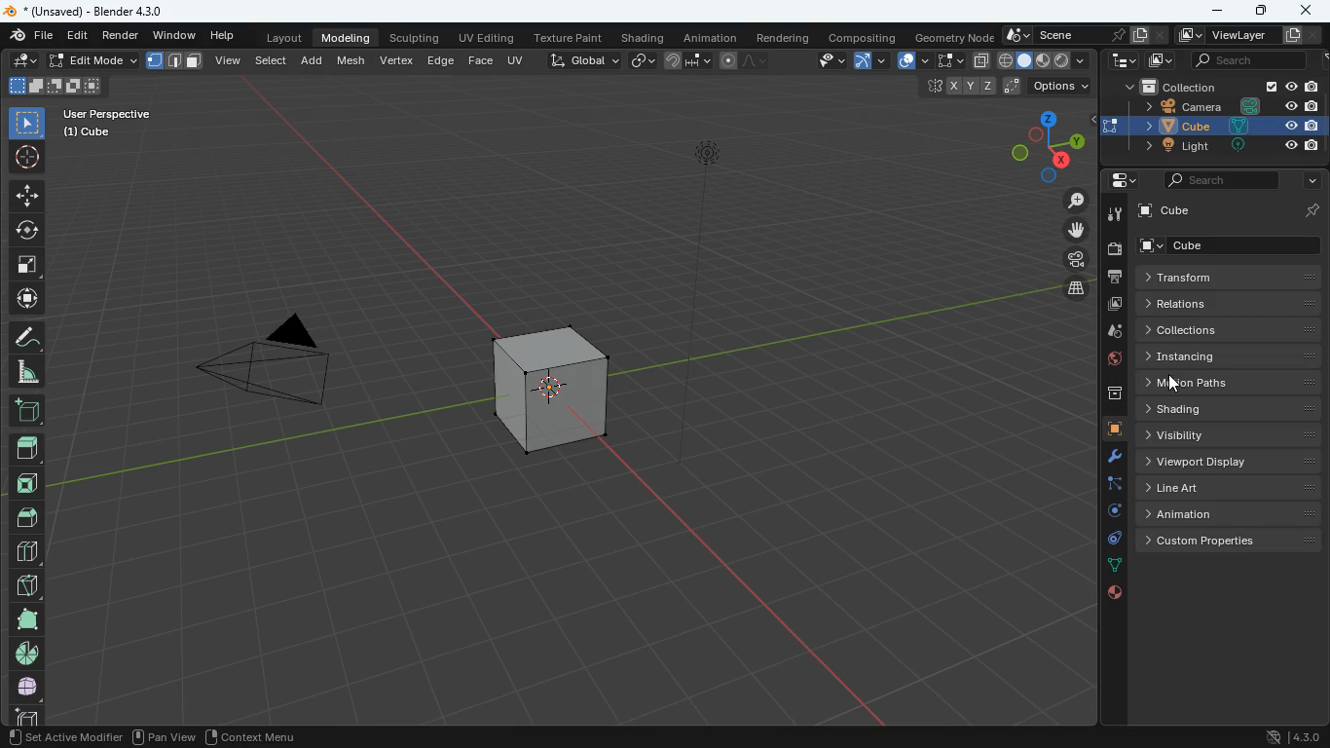 The image size is (1330, 748). I want to click on search, so click(1221, 179).